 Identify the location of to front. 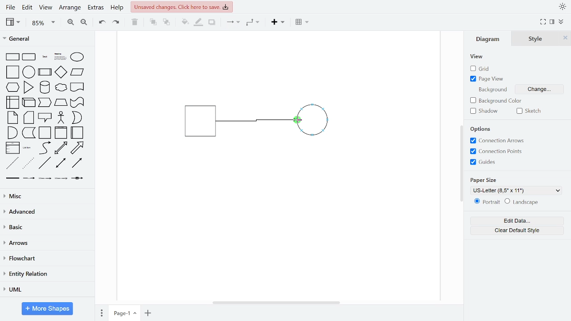
(153, 22).